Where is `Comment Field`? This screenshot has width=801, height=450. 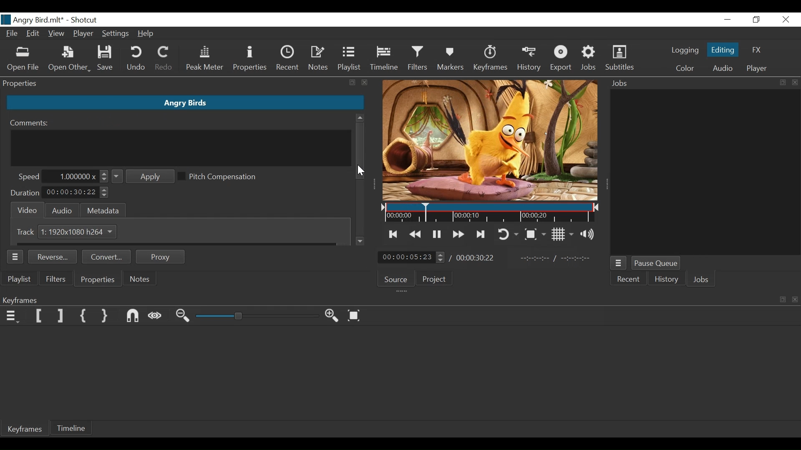 Comment Field is located at coordinates (179, 148).